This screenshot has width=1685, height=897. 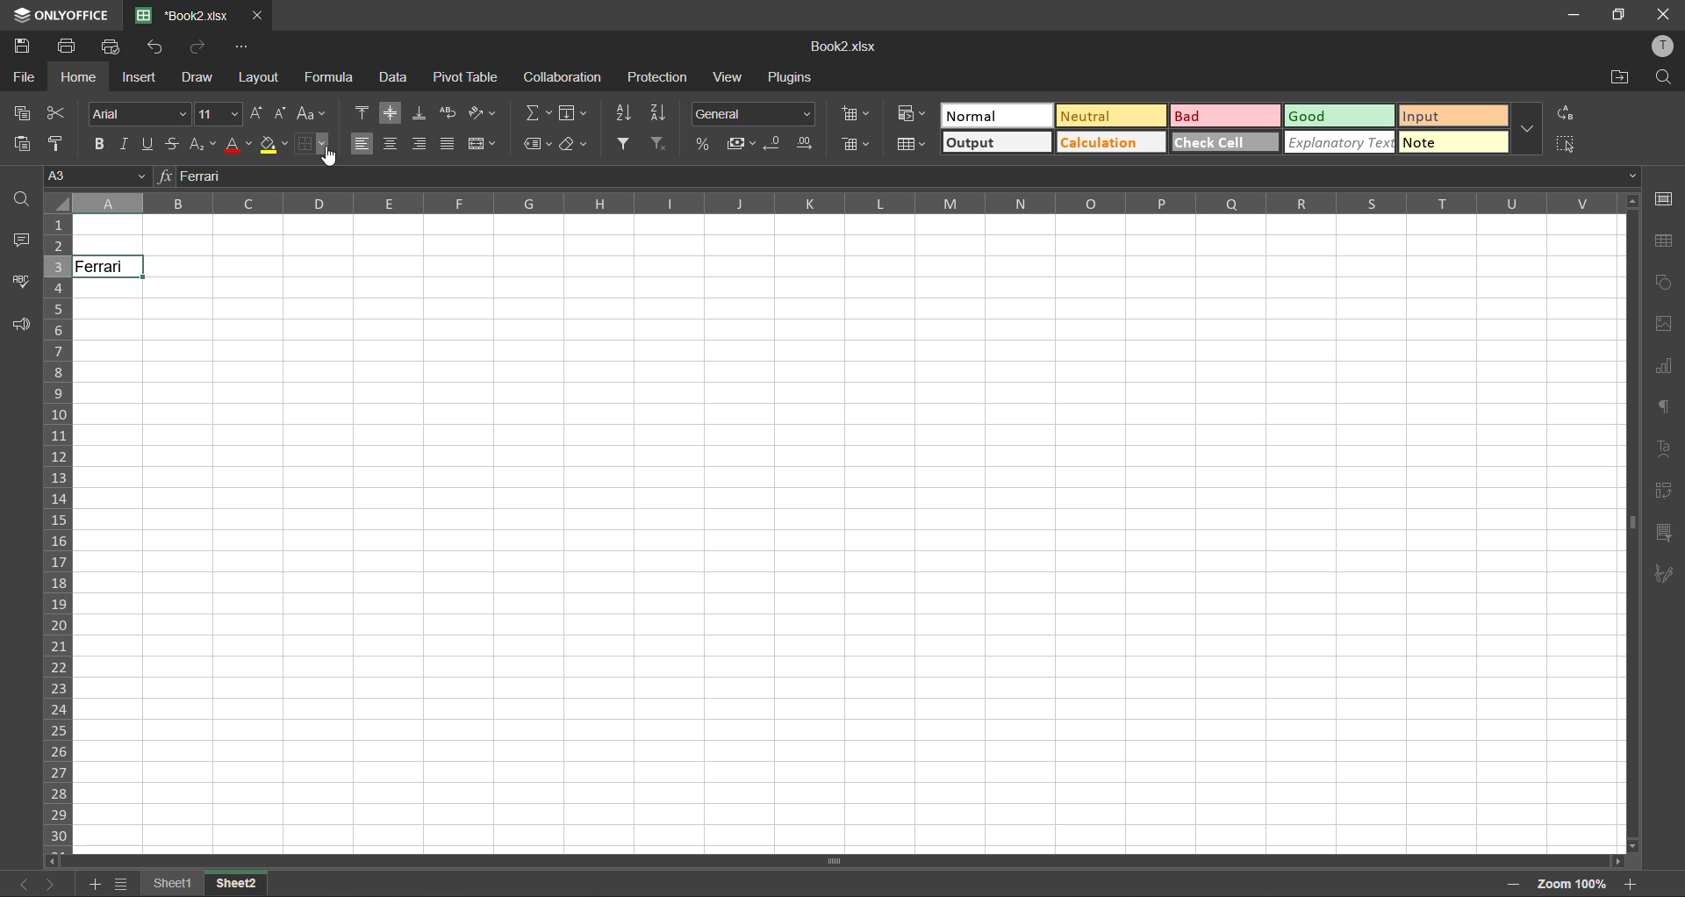 What do you see at coordinates (1513, 883) in the screenshot?
I see `zoom out` at bounding box center [1513, 883].